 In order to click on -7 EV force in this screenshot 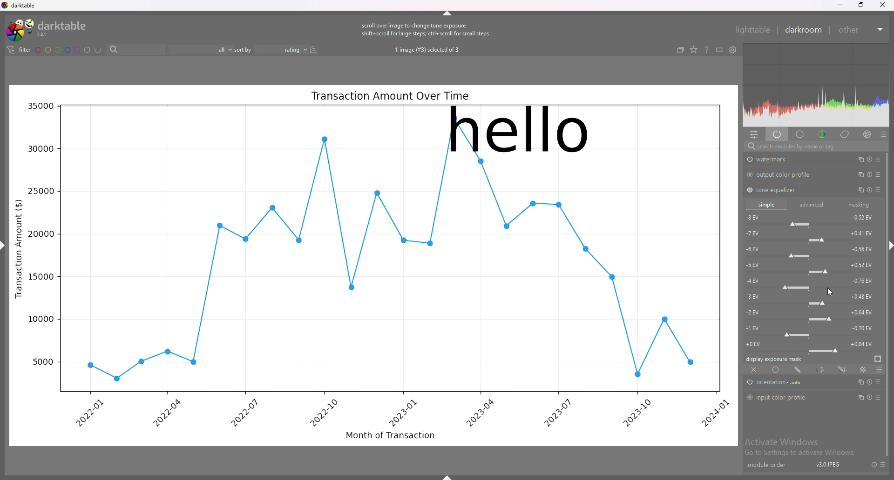, I will do `click(810, 235)`.